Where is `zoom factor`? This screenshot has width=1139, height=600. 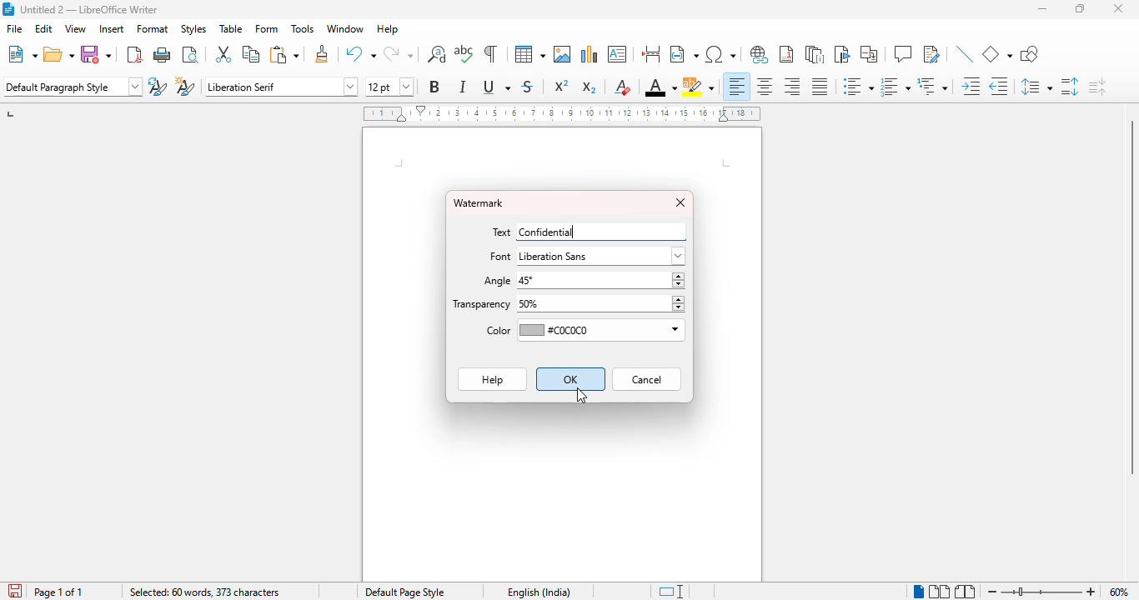 zoom factor is located at coordinates (1119, 592).